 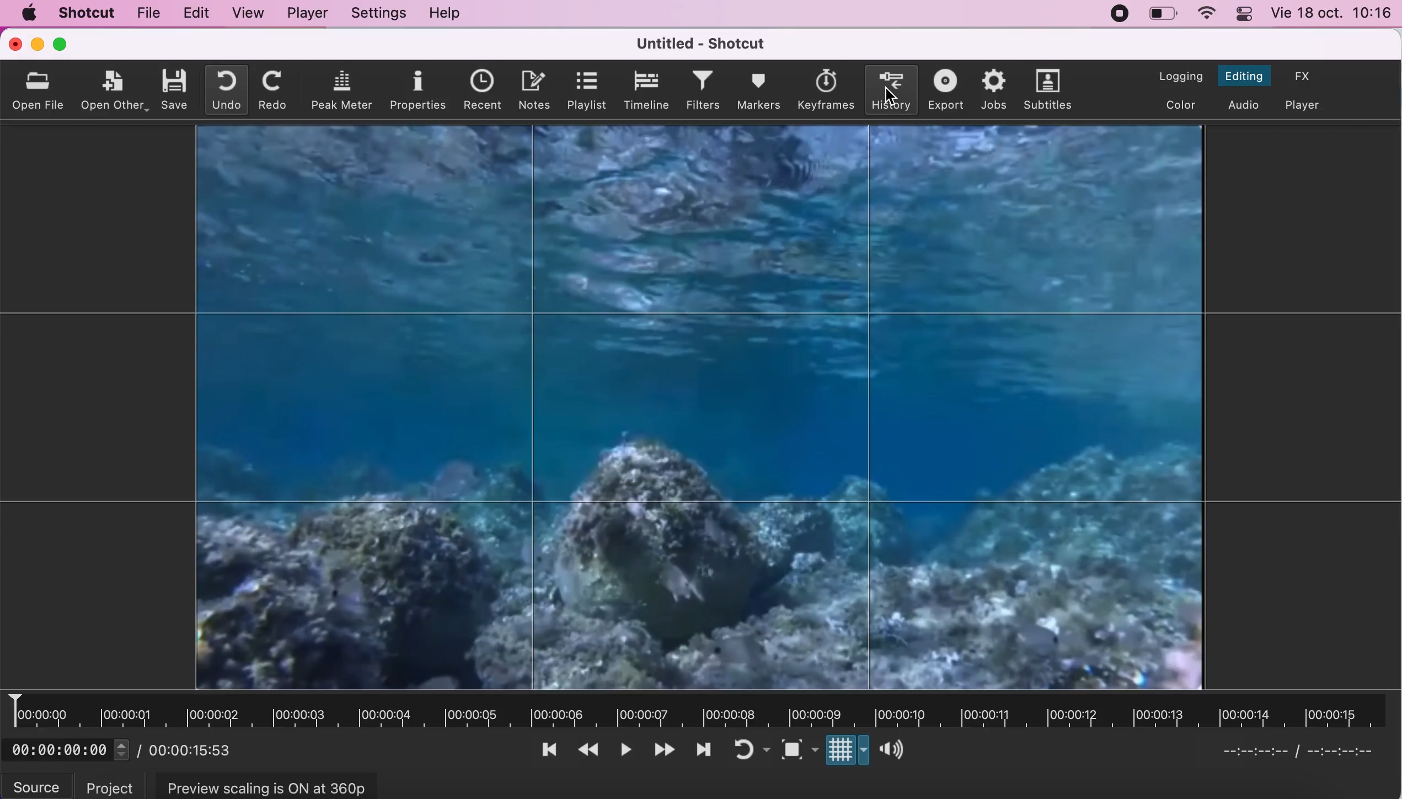 What do you see at coordinates (758, 89) in the screenshot?
I see `markers` at bounding box center [758, 89].